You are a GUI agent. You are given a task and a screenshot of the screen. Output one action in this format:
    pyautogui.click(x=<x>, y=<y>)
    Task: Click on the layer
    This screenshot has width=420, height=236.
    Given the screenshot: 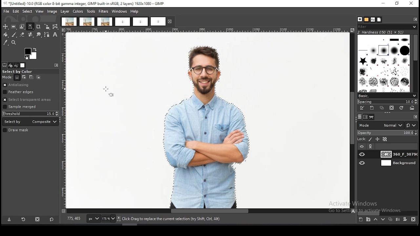 What is the action you would take?
    pyautogui.click(x=398, y=163)
    